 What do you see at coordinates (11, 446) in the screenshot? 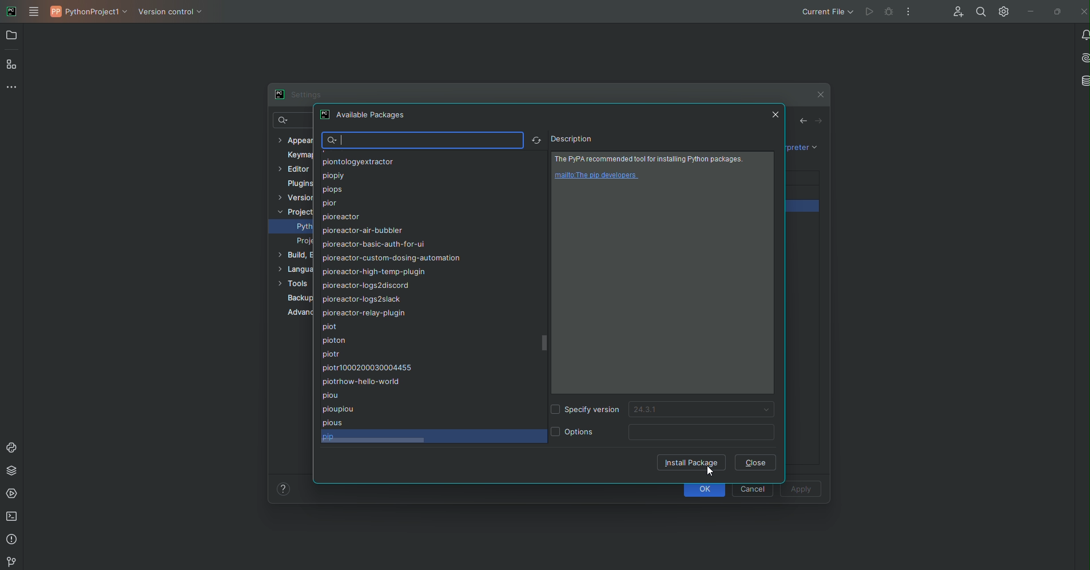
I see `Console` at bounding box center [11, 446].